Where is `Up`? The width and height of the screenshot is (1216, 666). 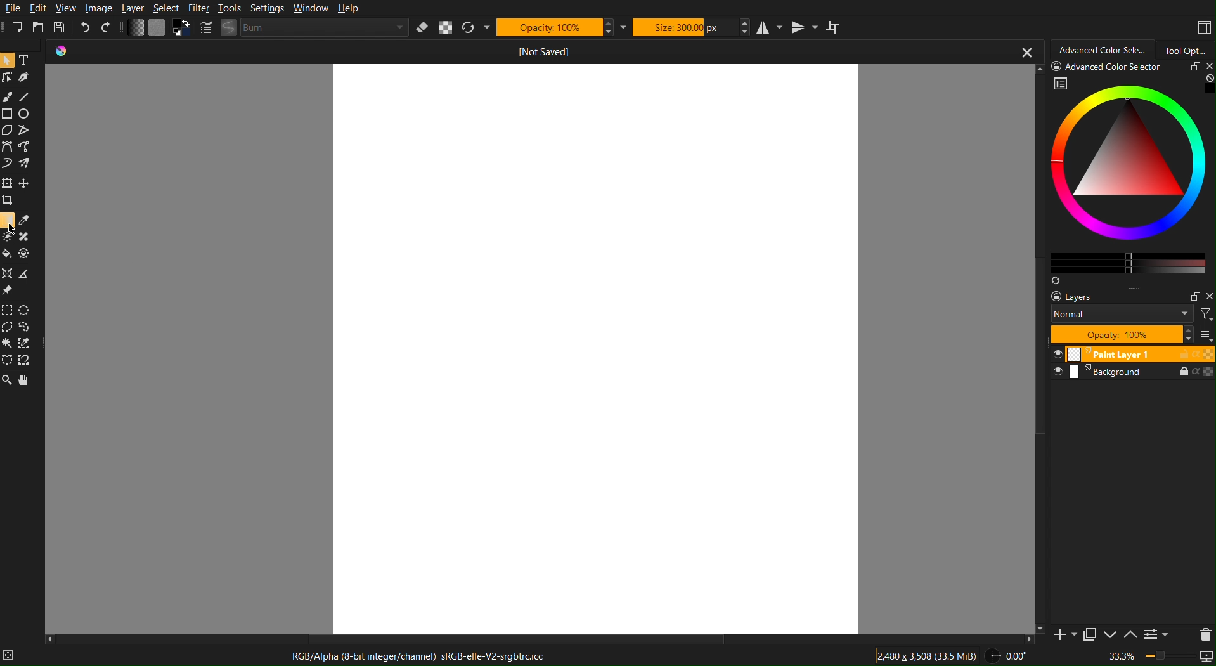 Up is located at coordinates (1129, 636).